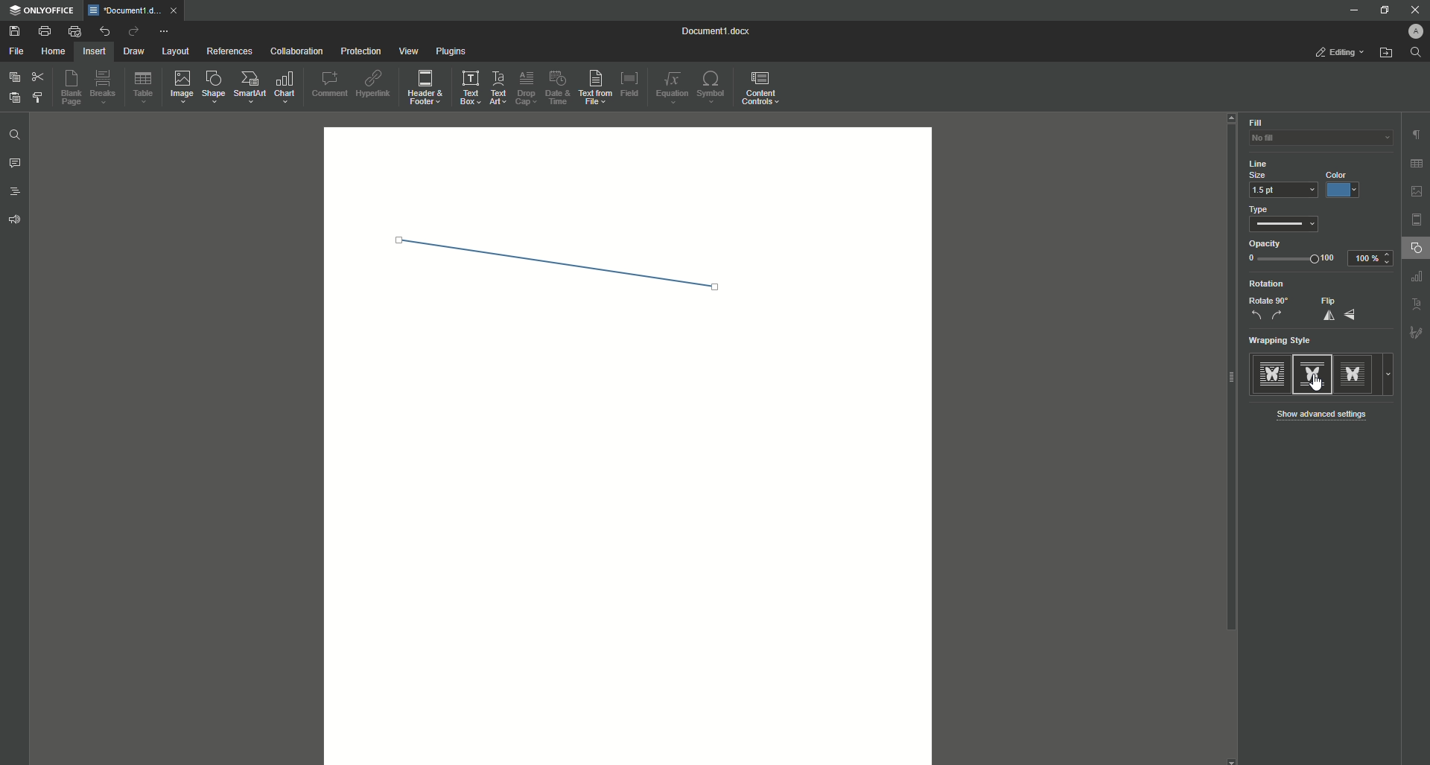  I want to click on Line Size, so click(1272, 168).